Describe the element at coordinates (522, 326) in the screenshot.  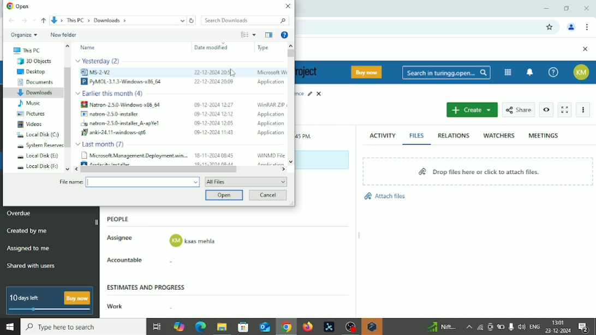
I see `speaker` at that location.